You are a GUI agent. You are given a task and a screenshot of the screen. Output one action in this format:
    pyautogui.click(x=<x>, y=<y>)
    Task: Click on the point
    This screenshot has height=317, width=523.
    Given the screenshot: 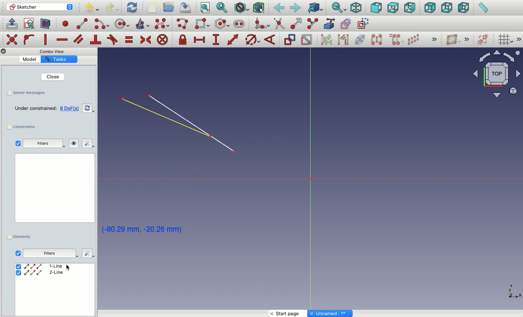 What is the action you would take?
    pyautogui.click(x=66, y=25)
    